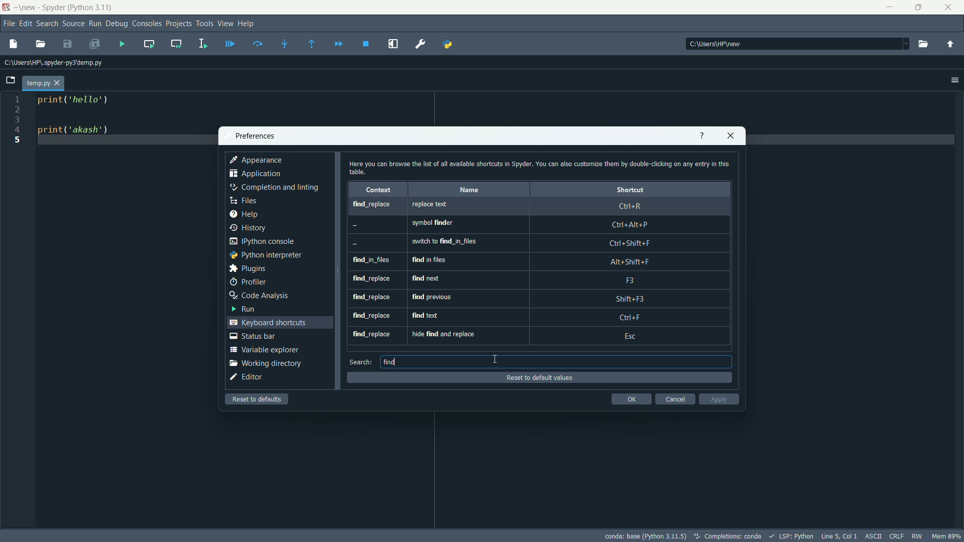 Image resolution: width=964 pixels, height=542 pixels. I want to click on ~\new - Spyder (Python 3.11), so click(66, 8).